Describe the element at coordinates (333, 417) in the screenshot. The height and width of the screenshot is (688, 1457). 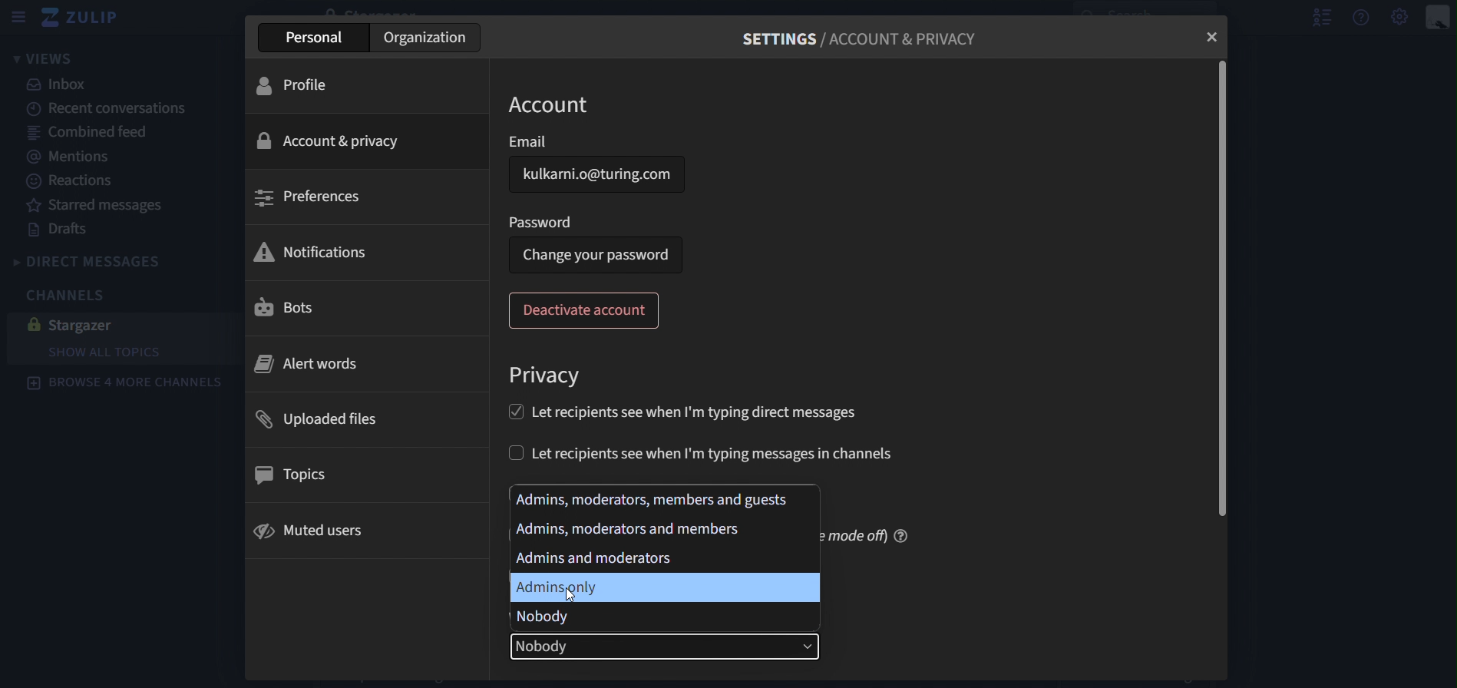
I see `uploaded files` at that location.